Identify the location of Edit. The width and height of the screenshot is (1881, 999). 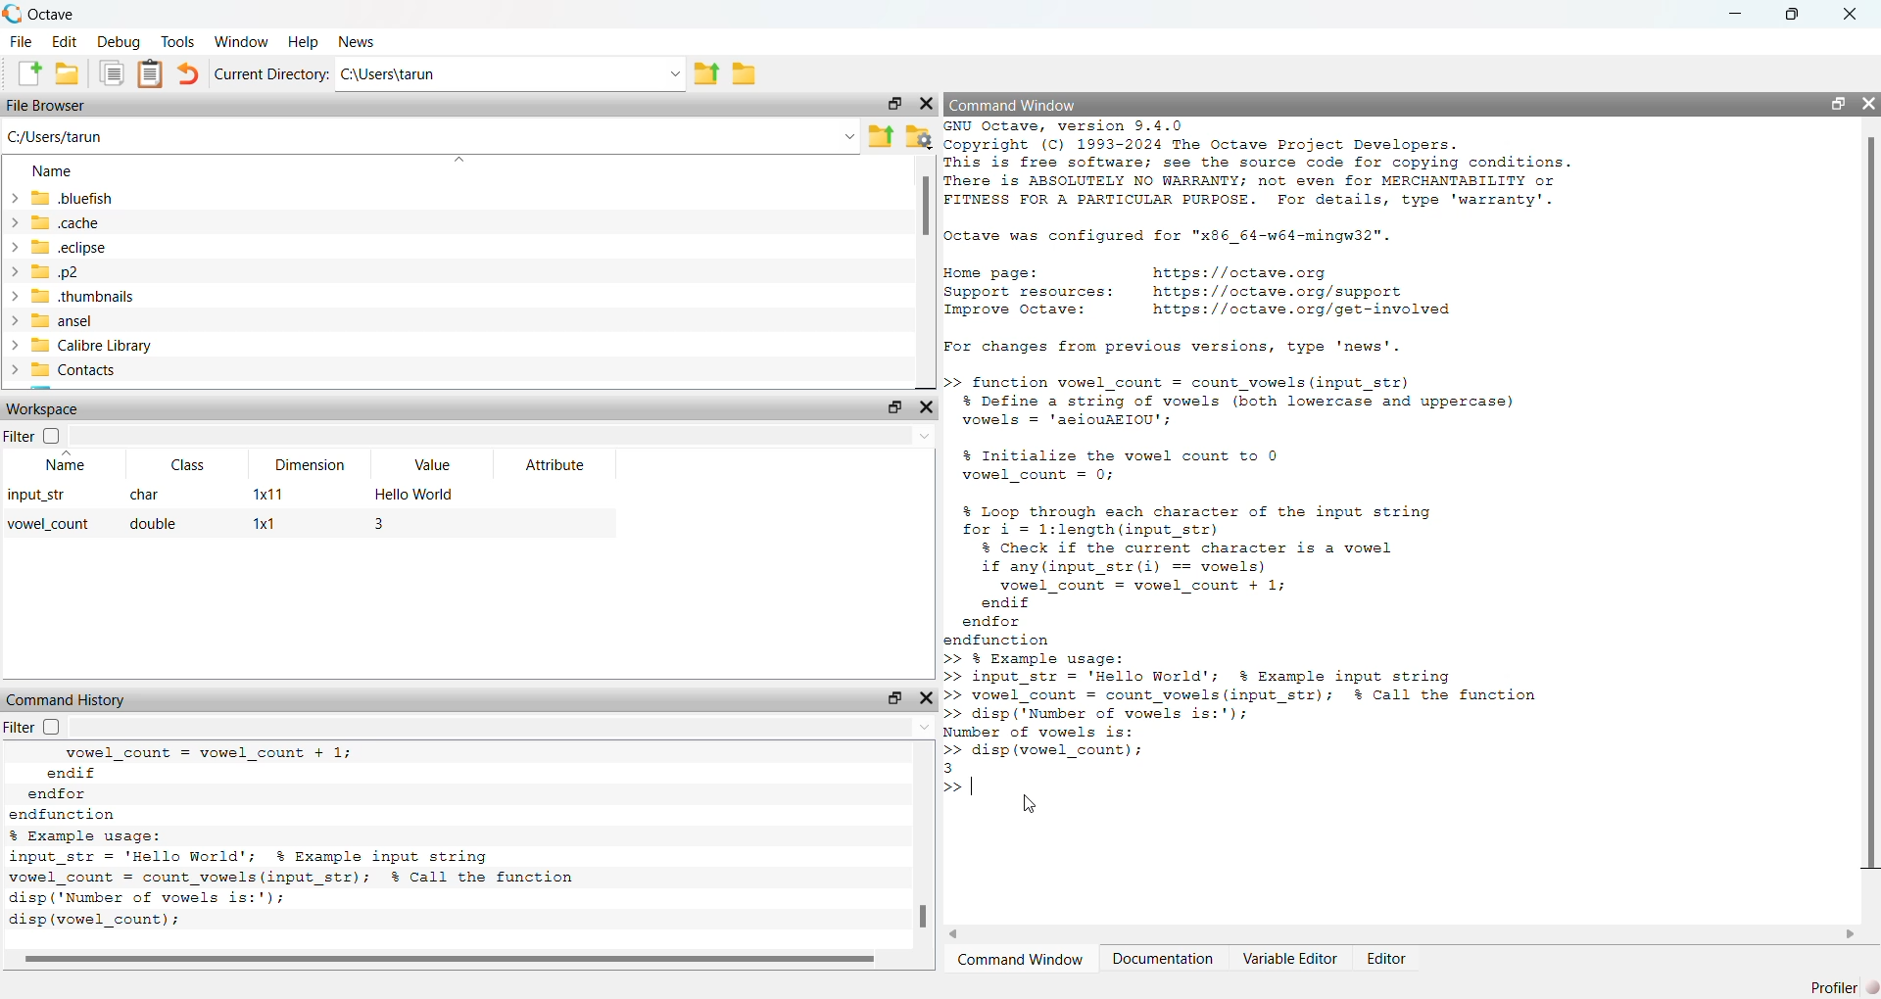
(66, 41).